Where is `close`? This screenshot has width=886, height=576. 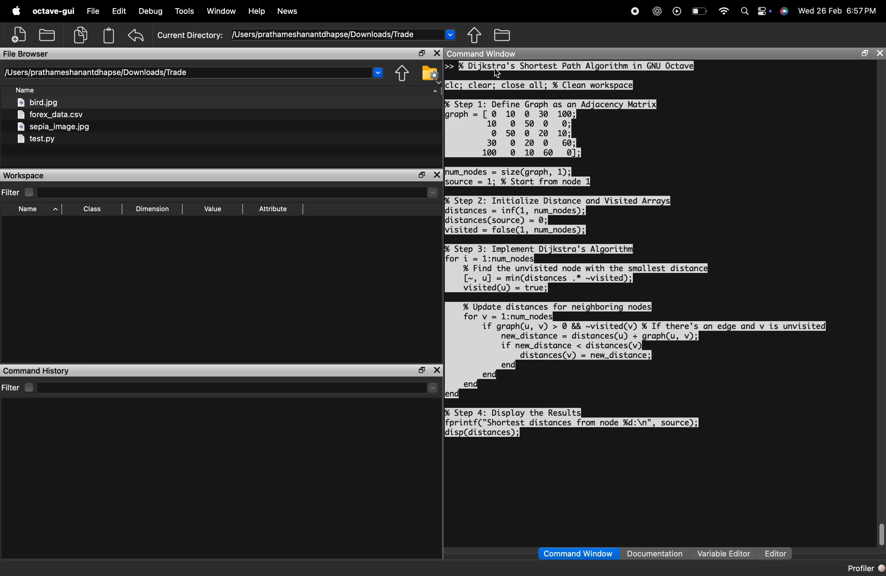 close is located at coordinates (437, 175).